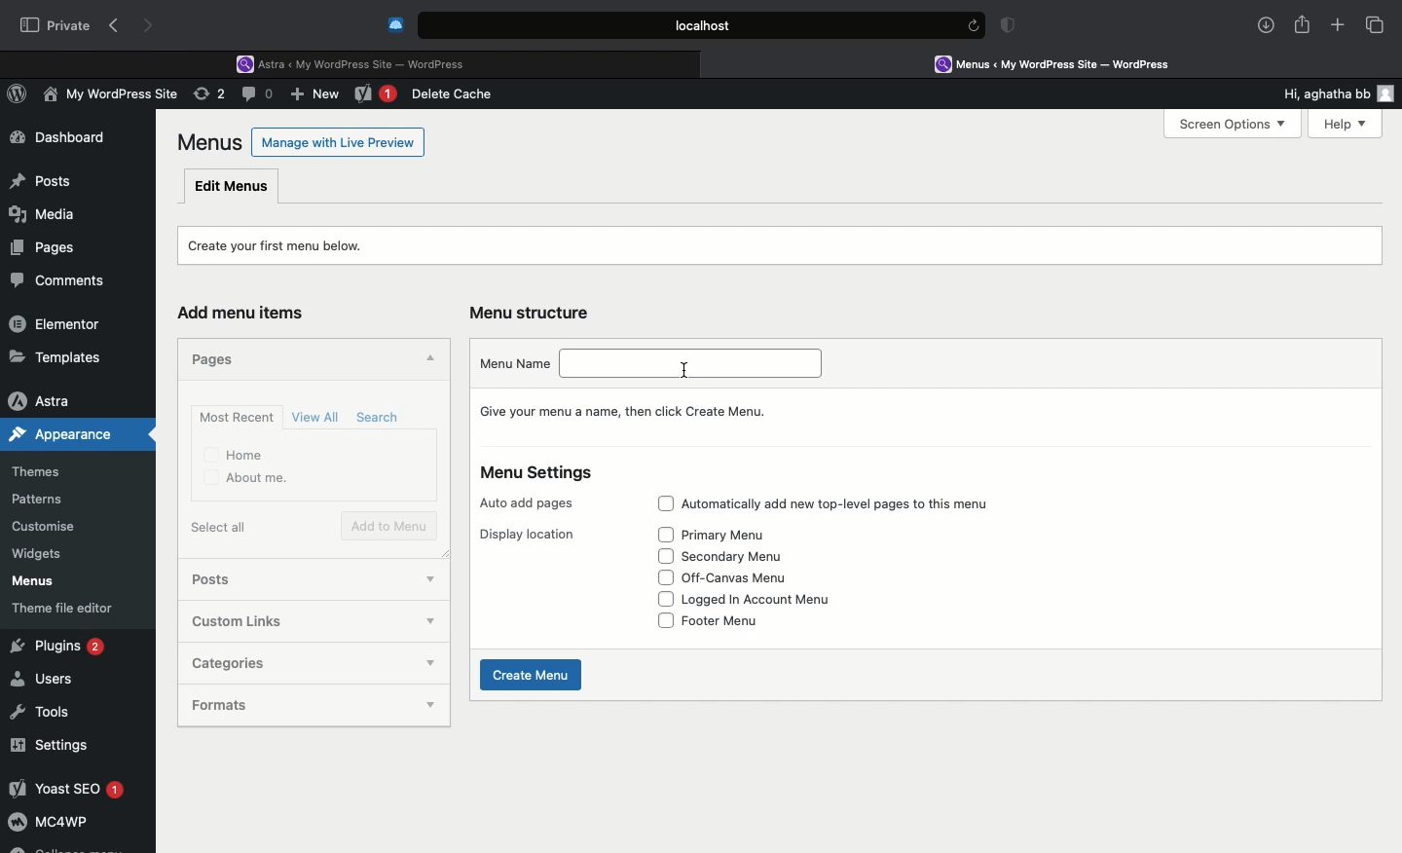 The width and height of the screenshot is (1402, 853). What do you see at coordinates (218, 357) in the screenshot?
I see `Pages` at bounding box center [218, 357].